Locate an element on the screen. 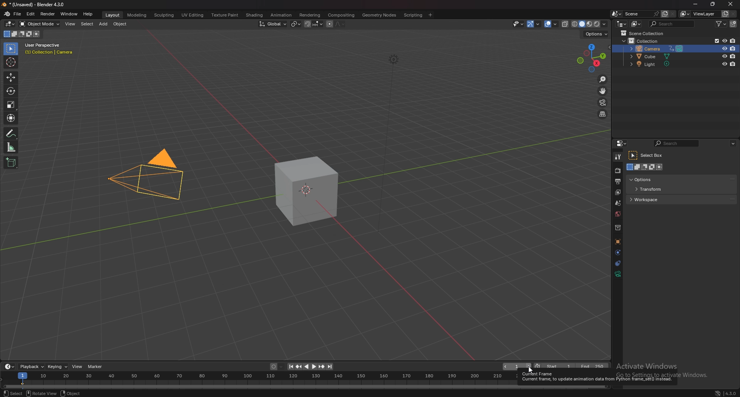 The width and height of the screenshot is (740, 397). transform is located at coordinates (652, 190).